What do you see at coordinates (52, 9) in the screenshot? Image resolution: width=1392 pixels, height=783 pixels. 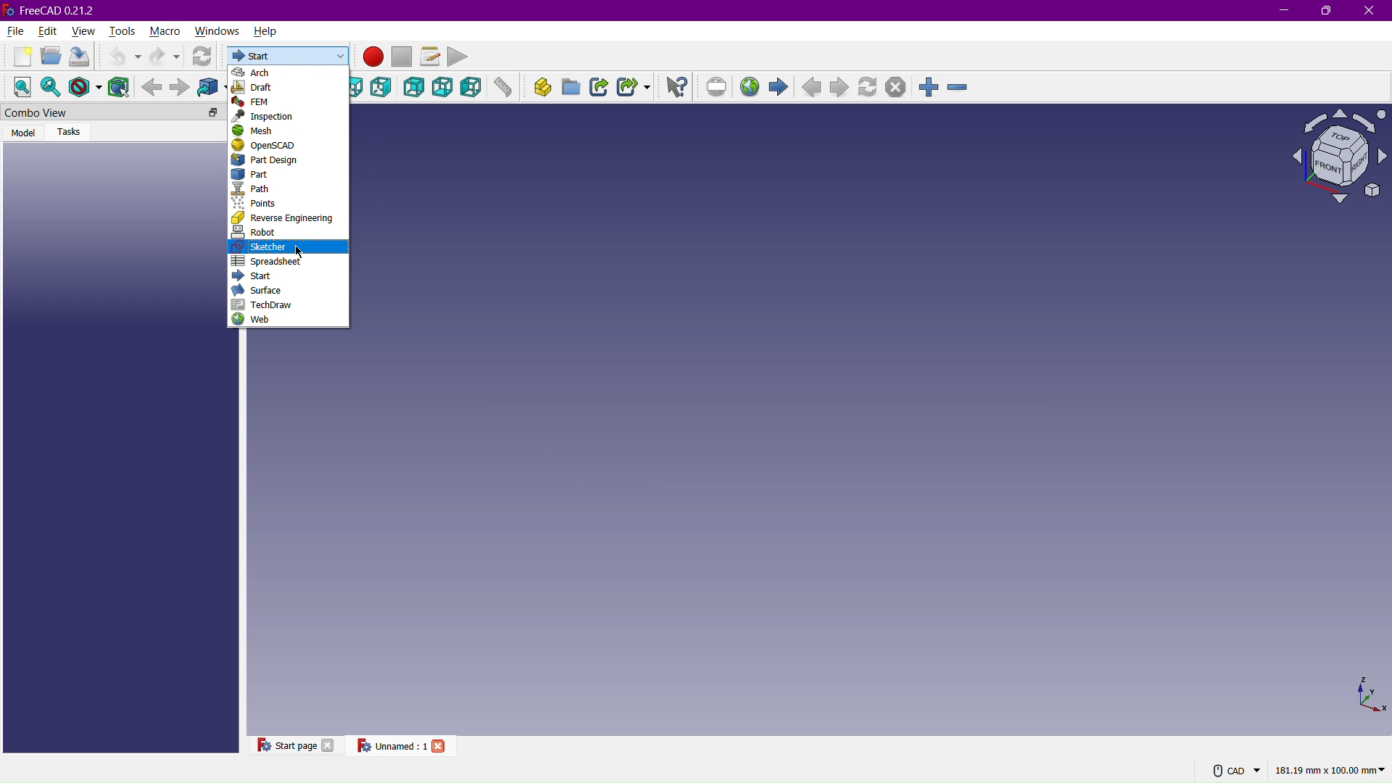 I see `FreeCAD 0.21.2` at bounding box center [52, 9].